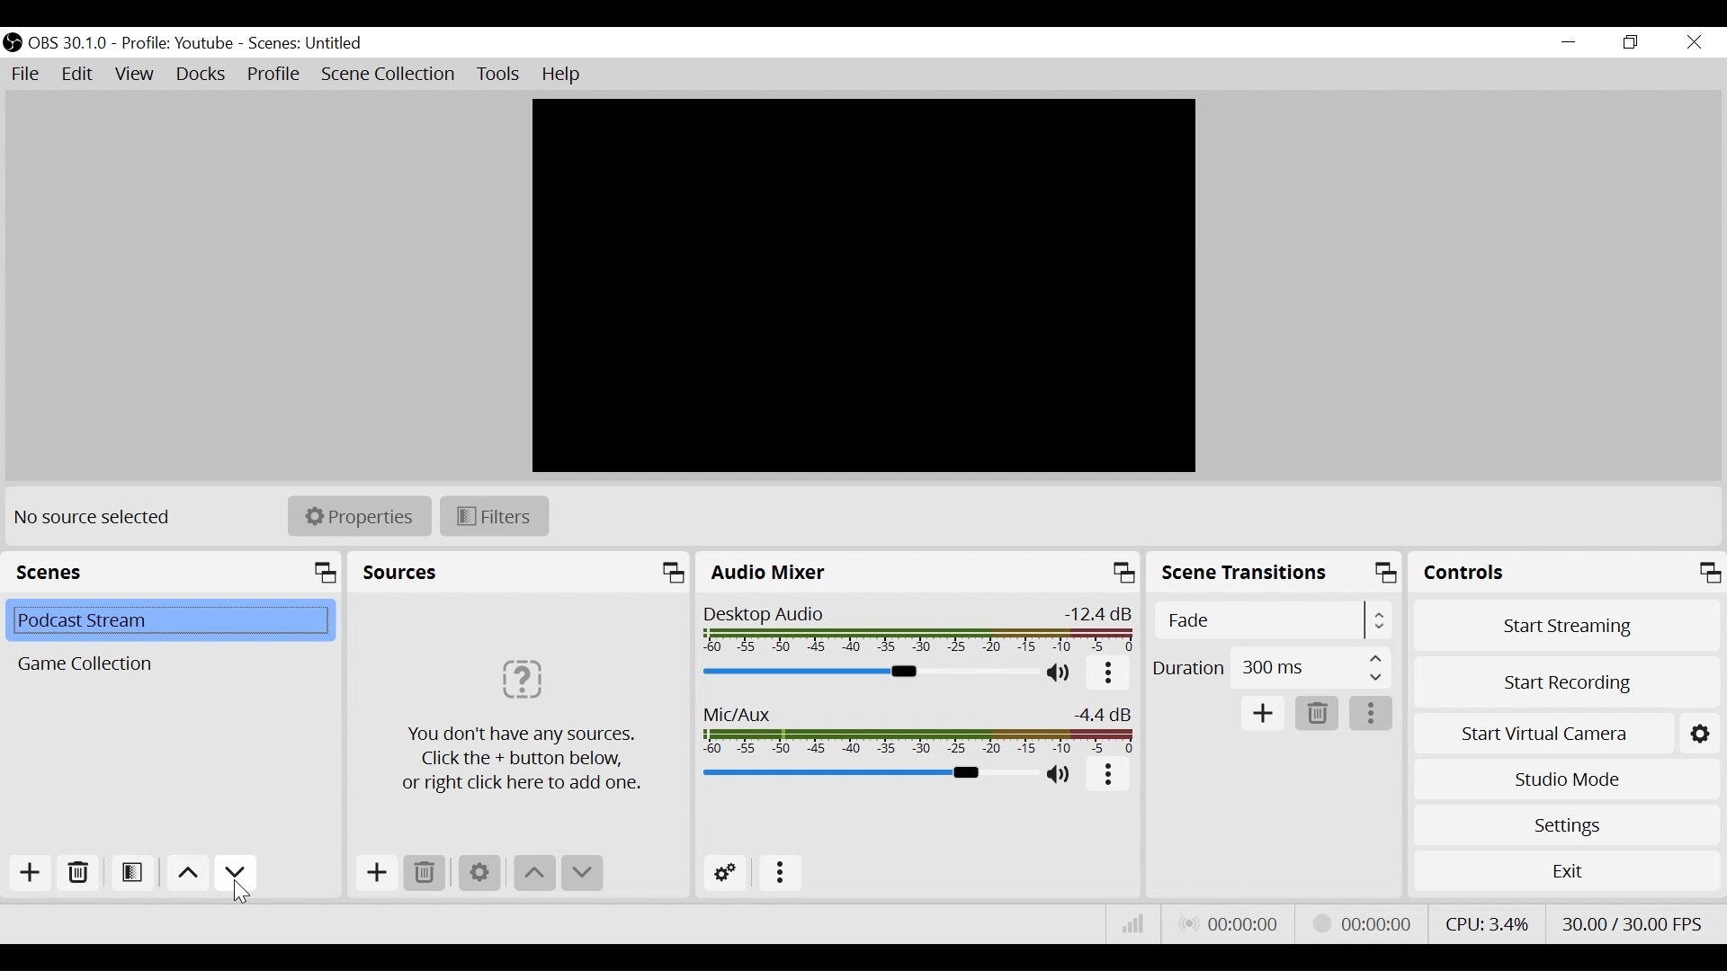 Image resolution: width=1727 pixels, height=971 pixels. What do you see at coordinates (919, 631) in the screenshot?
I see `Desktop Audio` at bounding box center [919, 631].